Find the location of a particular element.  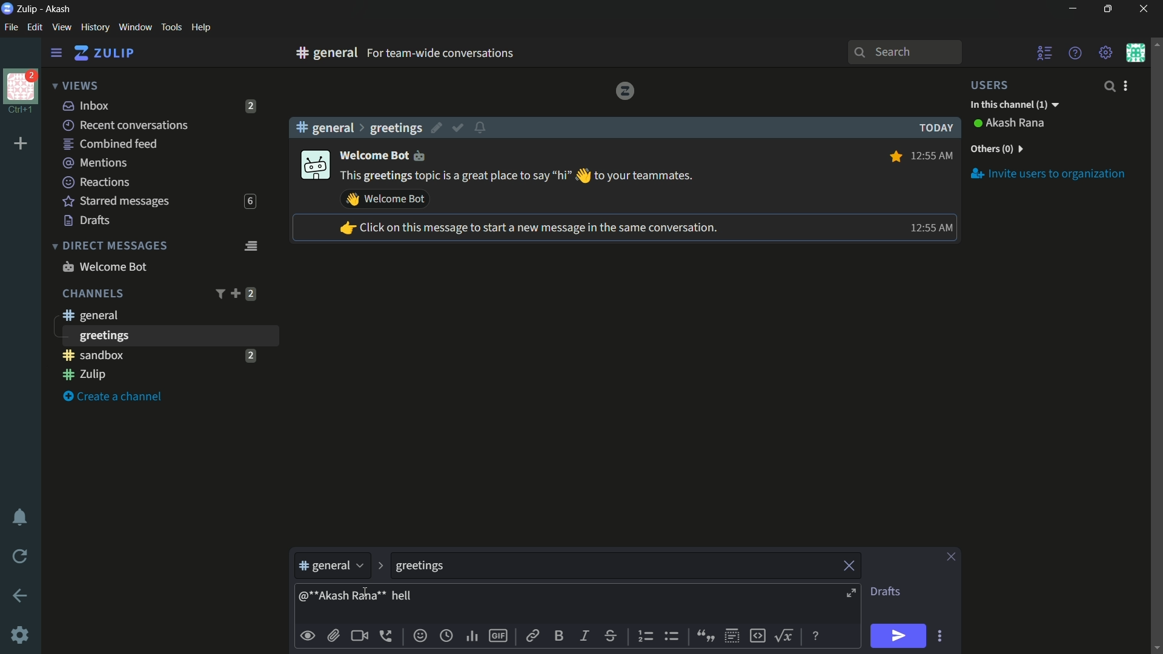

Click on this message to start a new message in the same conversation is located at coordinates (528, 229).